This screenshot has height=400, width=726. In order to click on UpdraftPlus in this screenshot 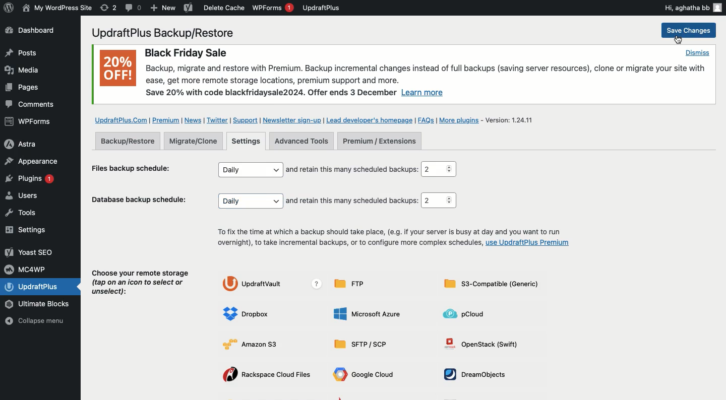, I will do `click(322, 8)`.